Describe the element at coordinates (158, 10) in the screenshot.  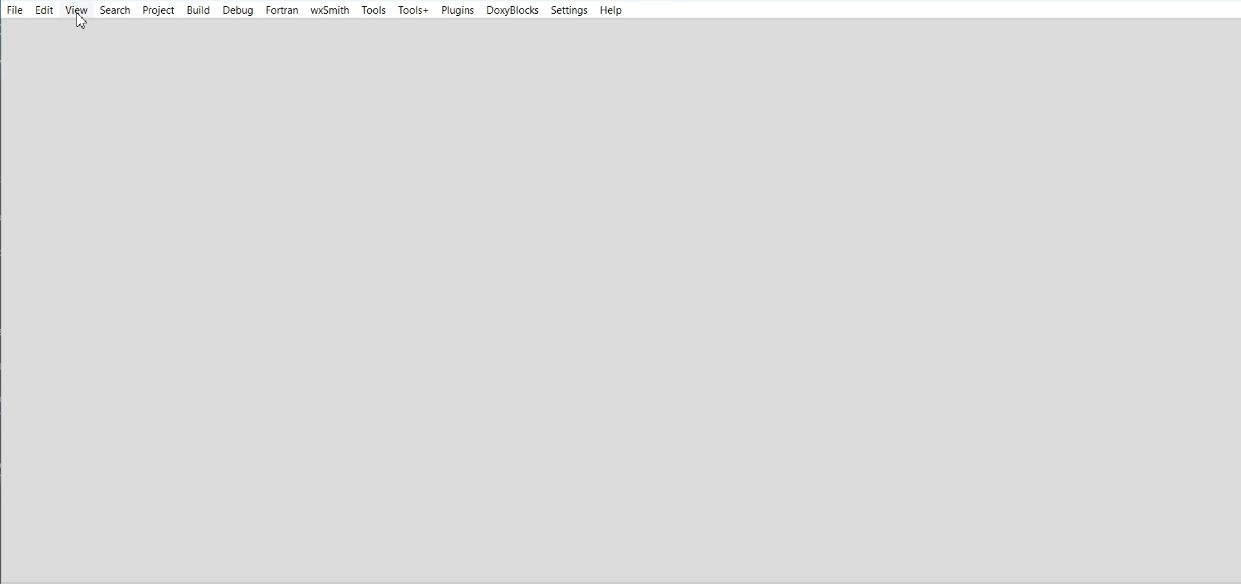
I see `Project` at that location.